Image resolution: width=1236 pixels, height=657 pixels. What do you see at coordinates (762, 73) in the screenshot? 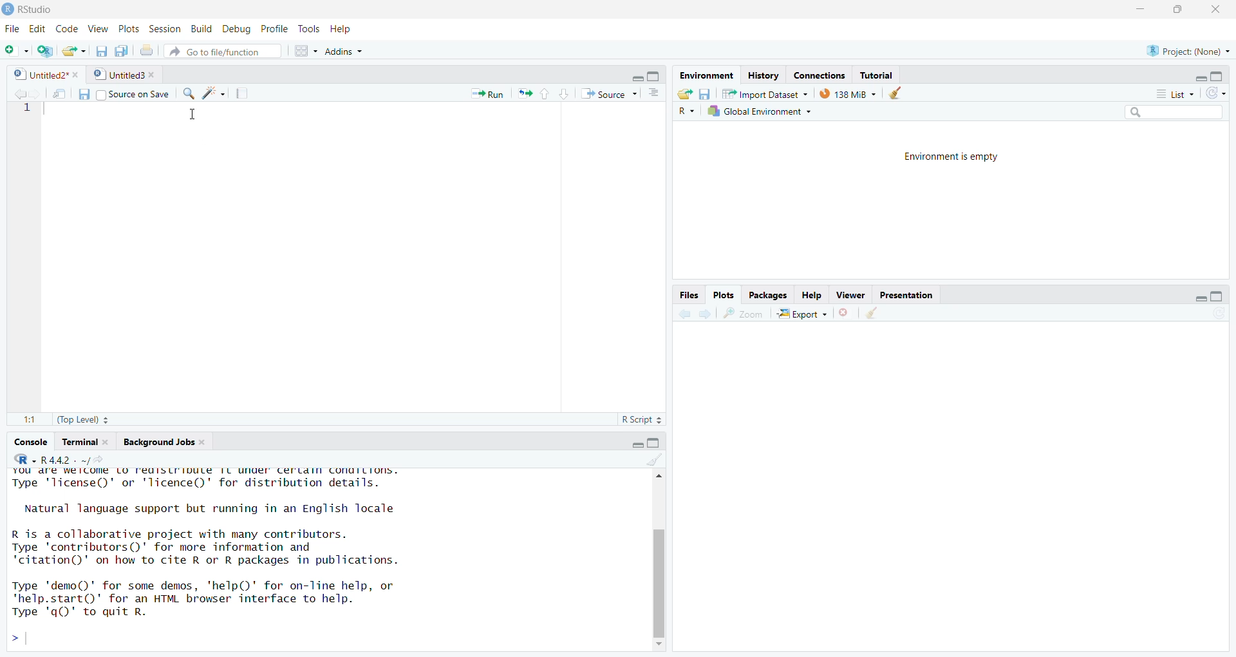
I see `History` at bounding box center [762, 73].